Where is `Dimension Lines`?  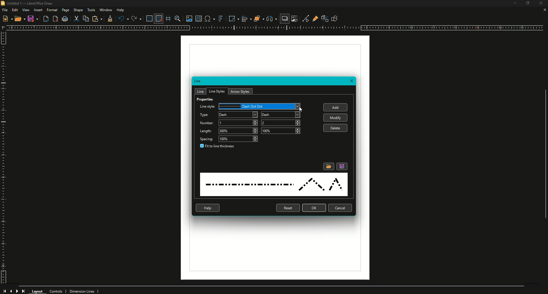
Dimension Lines is located at coordinates (84, 291).